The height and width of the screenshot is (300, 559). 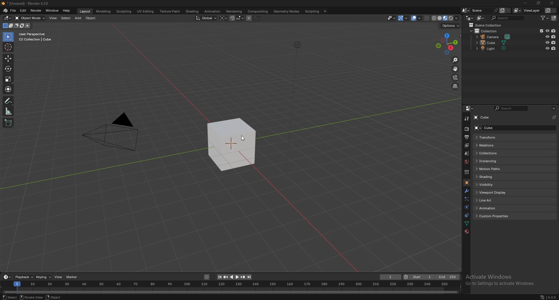 I want to click on disable in renders, so click(x=553, y=42).